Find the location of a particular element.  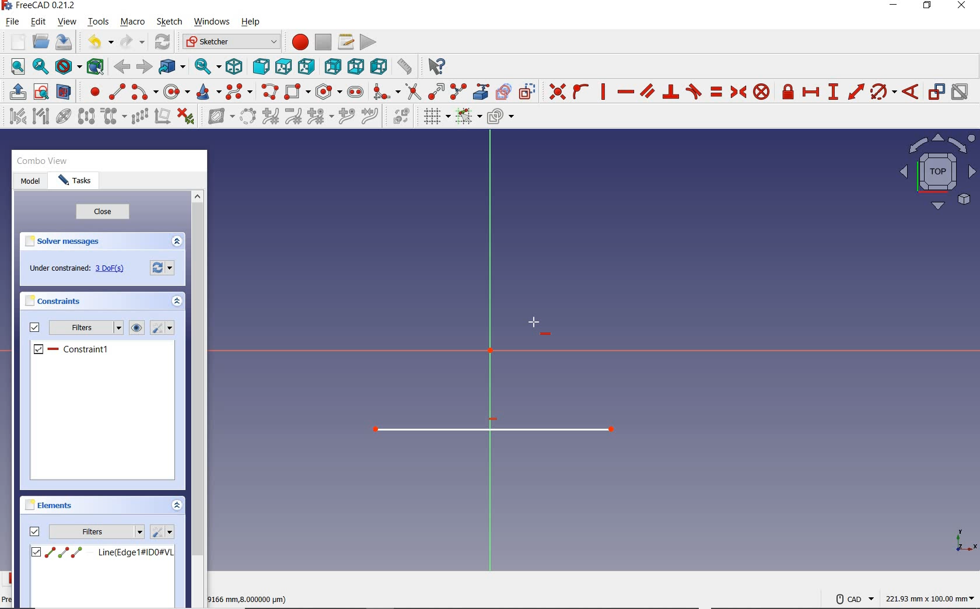

CONFIGURE RENDERING ORDER is located at coordinates (501, 114).